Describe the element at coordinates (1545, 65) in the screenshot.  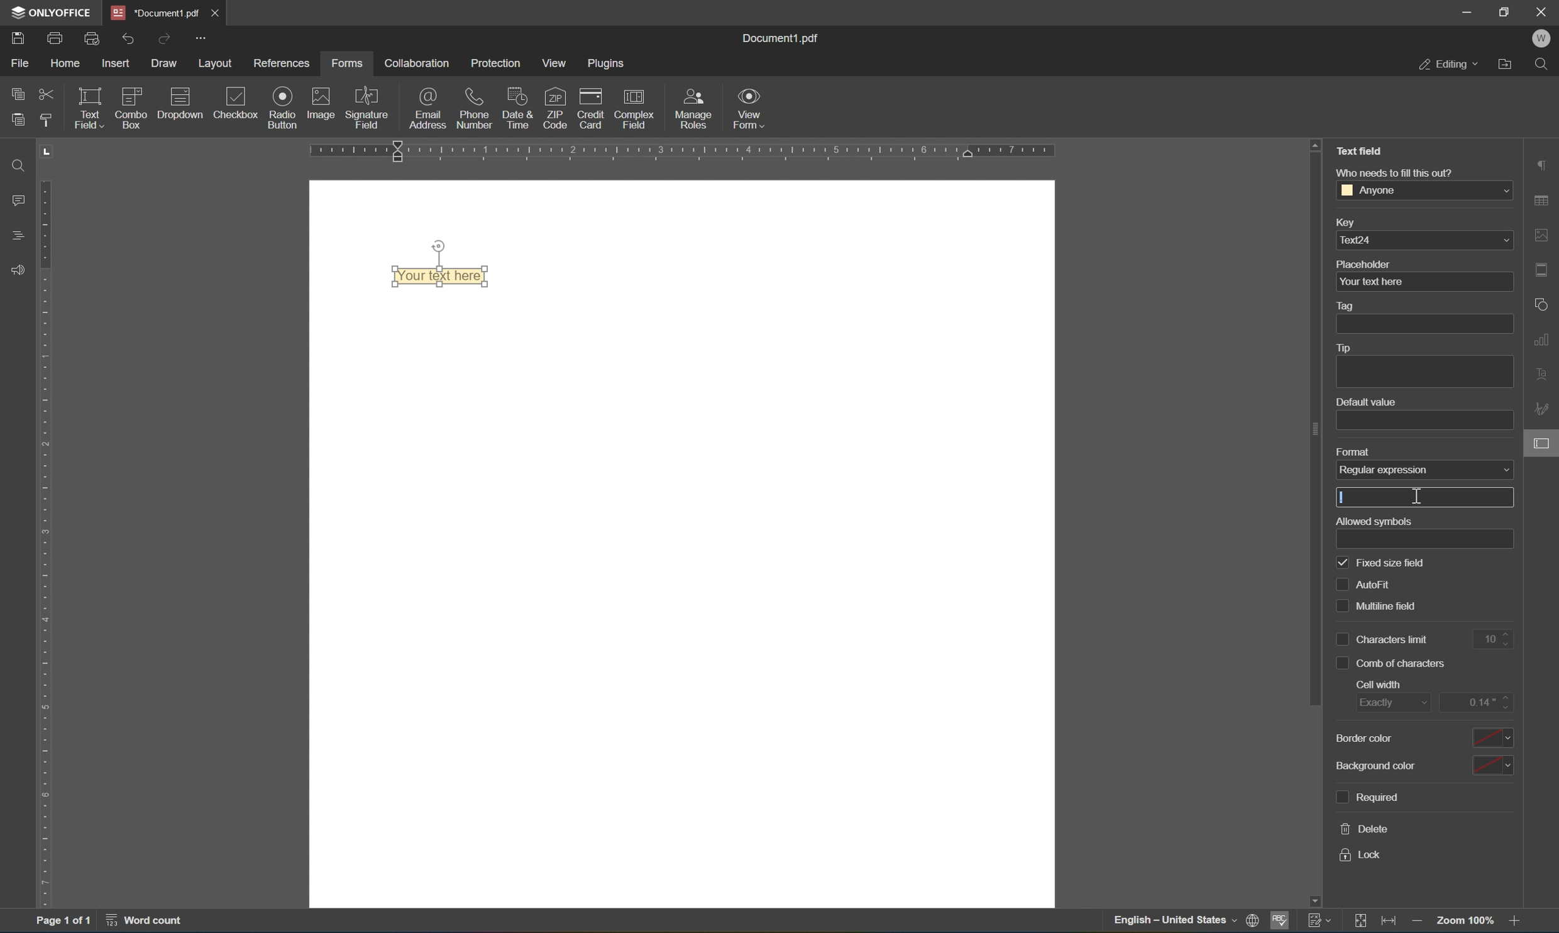
I see `find` at that location.